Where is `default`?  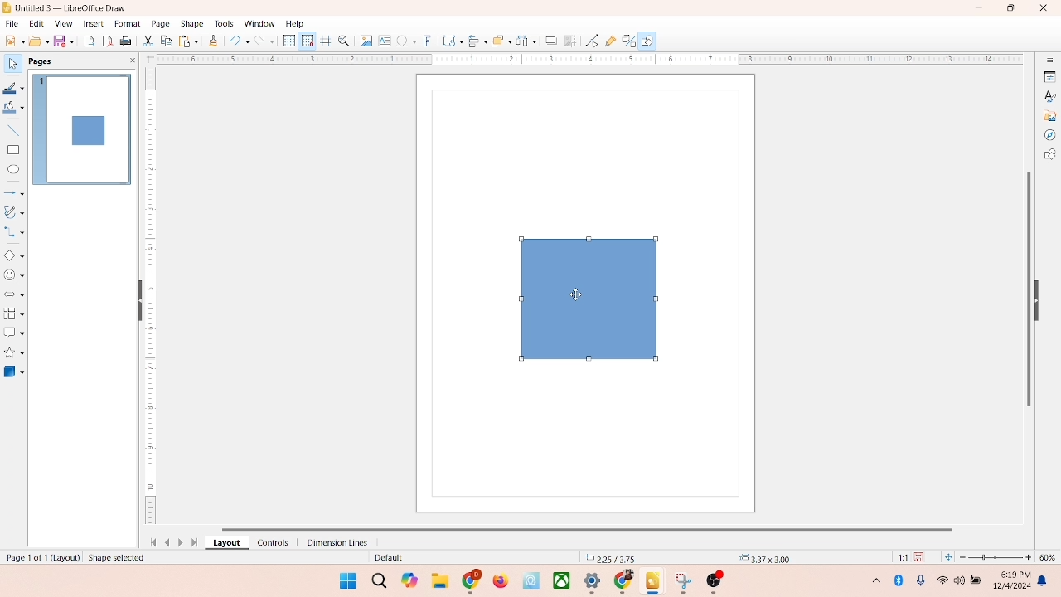 default is located at coordinates (385, 558).